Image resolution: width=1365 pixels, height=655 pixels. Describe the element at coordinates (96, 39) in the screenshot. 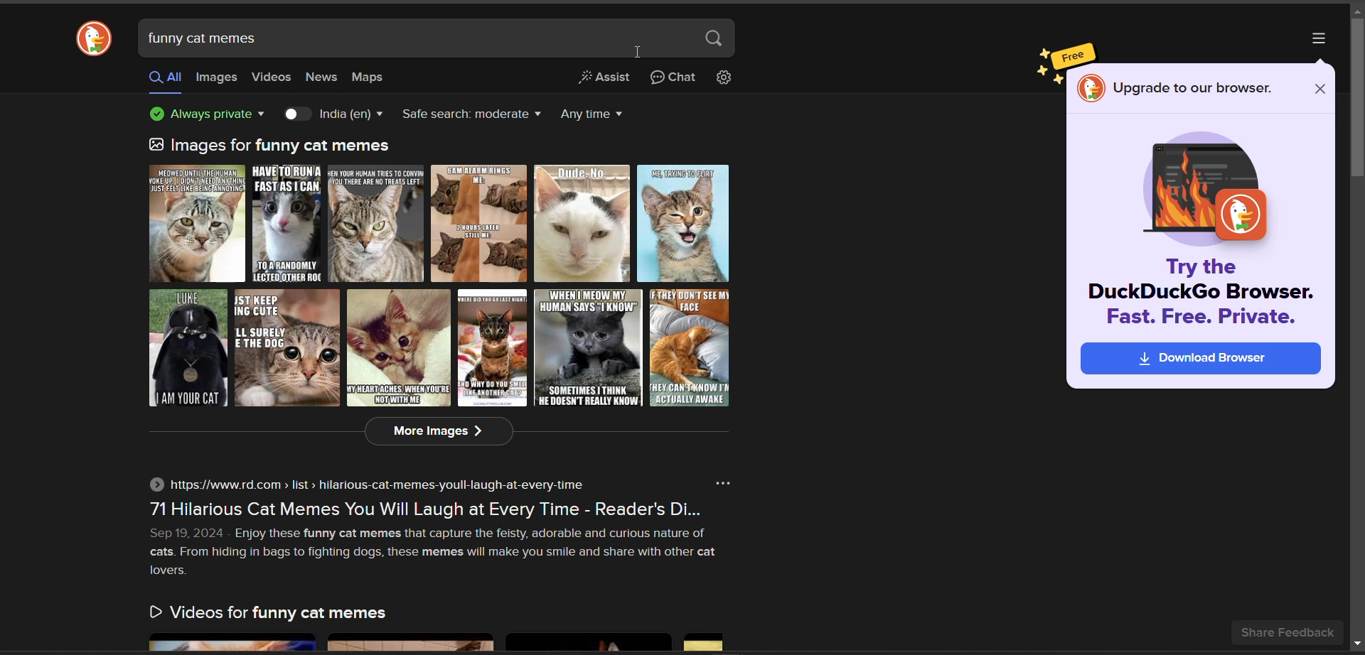

I see `logo` at that location.